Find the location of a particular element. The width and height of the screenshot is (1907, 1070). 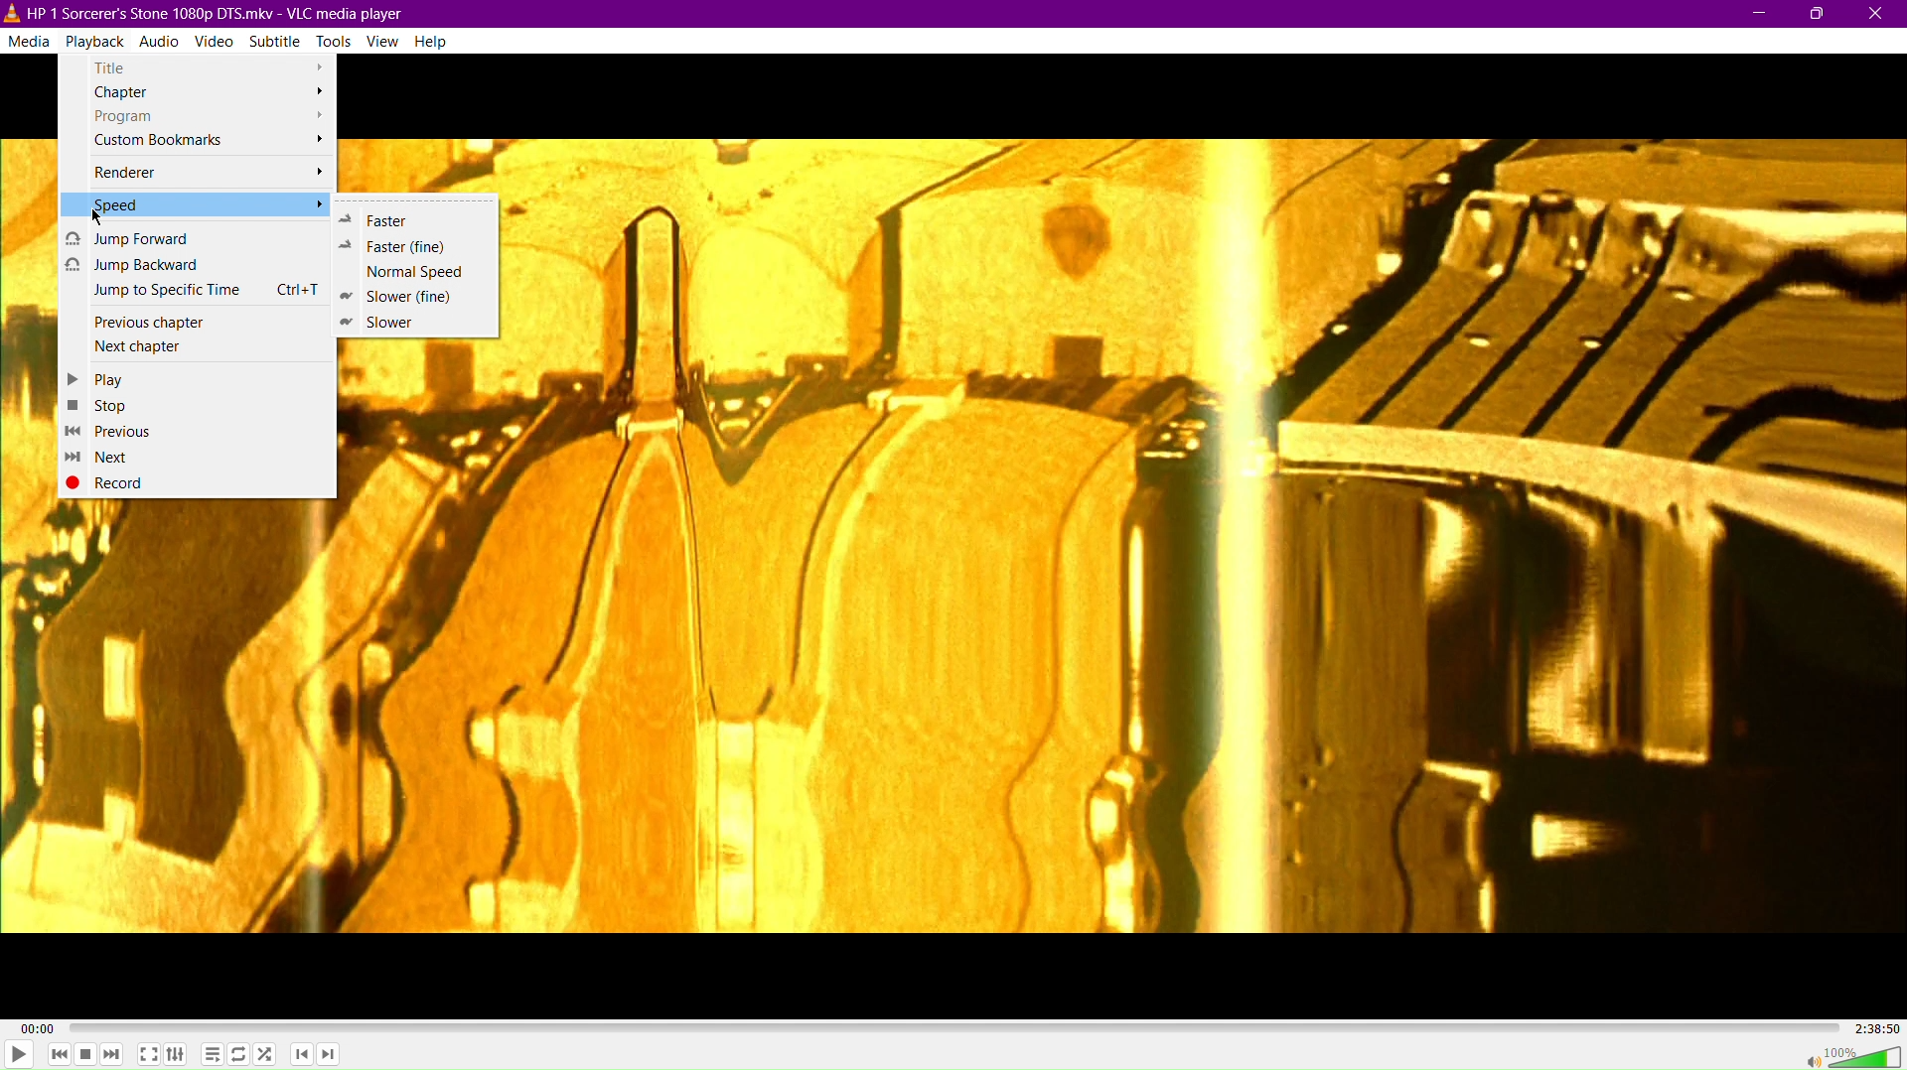

Next Chapter is located at coordinates (332, 1057).